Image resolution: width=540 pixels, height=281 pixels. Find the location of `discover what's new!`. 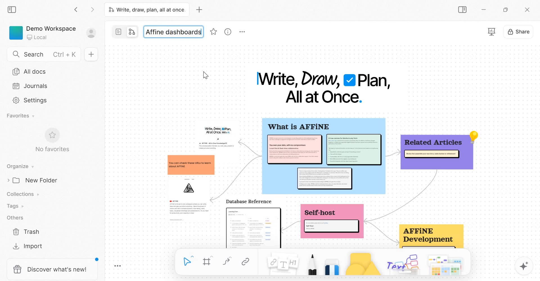

discover what's new! is located at coordinates (52, 269).